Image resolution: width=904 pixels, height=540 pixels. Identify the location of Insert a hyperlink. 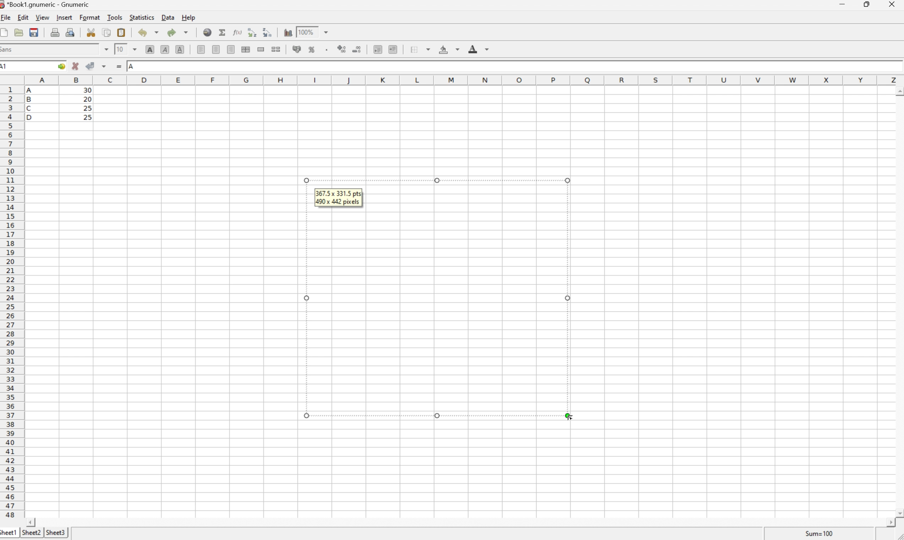
(208, 32).